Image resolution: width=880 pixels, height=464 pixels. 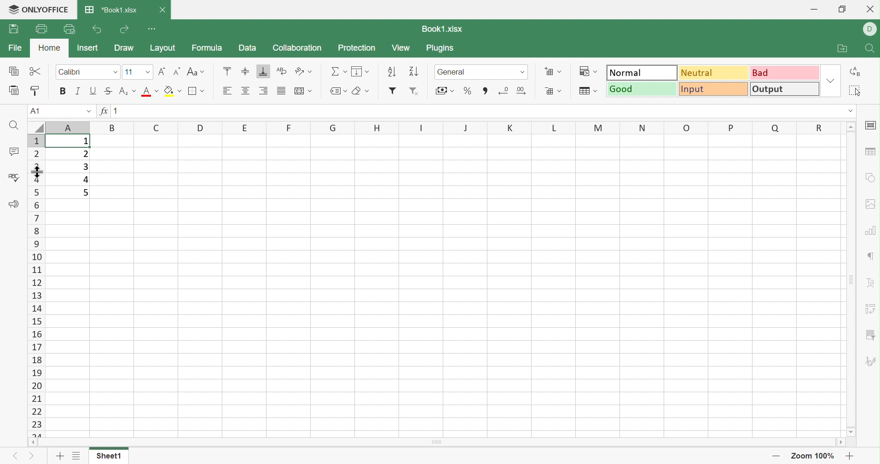 What do you see at coordinates (584, 70) in the screenshot?
I see `Conditional formatting` at bounding box center [584, 70].